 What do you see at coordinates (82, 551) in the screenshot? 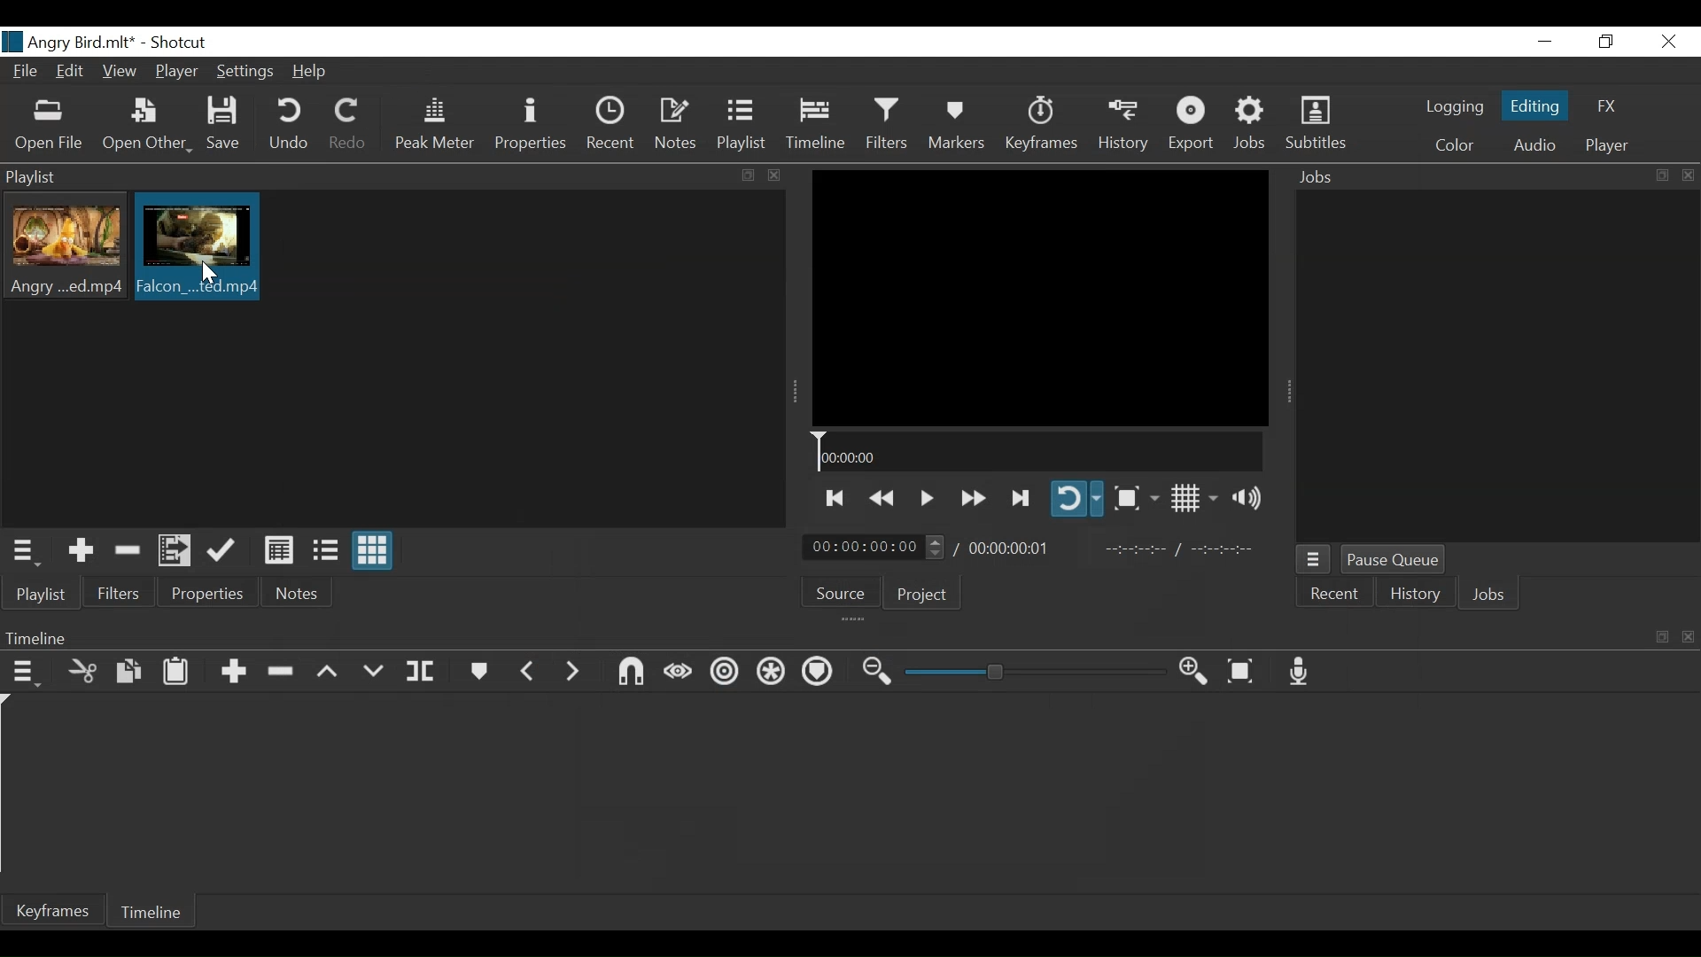
I see `Add the source to the playlist` at bounding box center [82, 551].